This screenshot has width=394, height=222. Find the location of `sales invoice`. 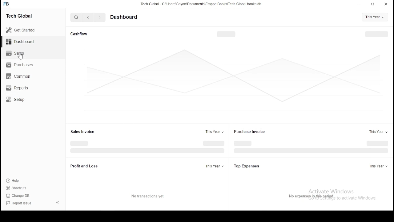

sales invoice is located at coordinates (82, 132).